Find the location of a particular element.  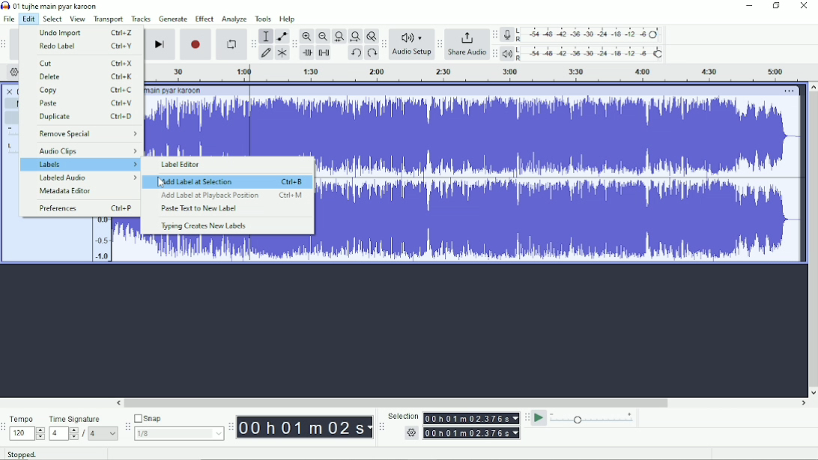

Tracks is located at coordinates (142, 19).